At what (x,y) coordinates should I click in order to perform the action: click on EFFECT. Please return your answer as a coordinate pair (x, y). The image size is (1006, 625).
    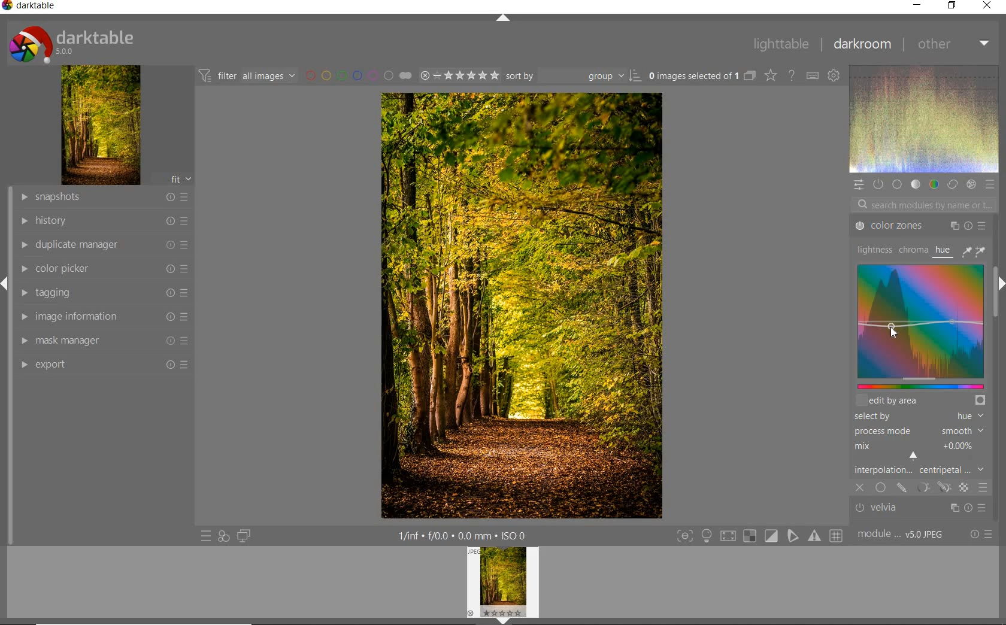
    Looking at the image, I should click on (971, 184).